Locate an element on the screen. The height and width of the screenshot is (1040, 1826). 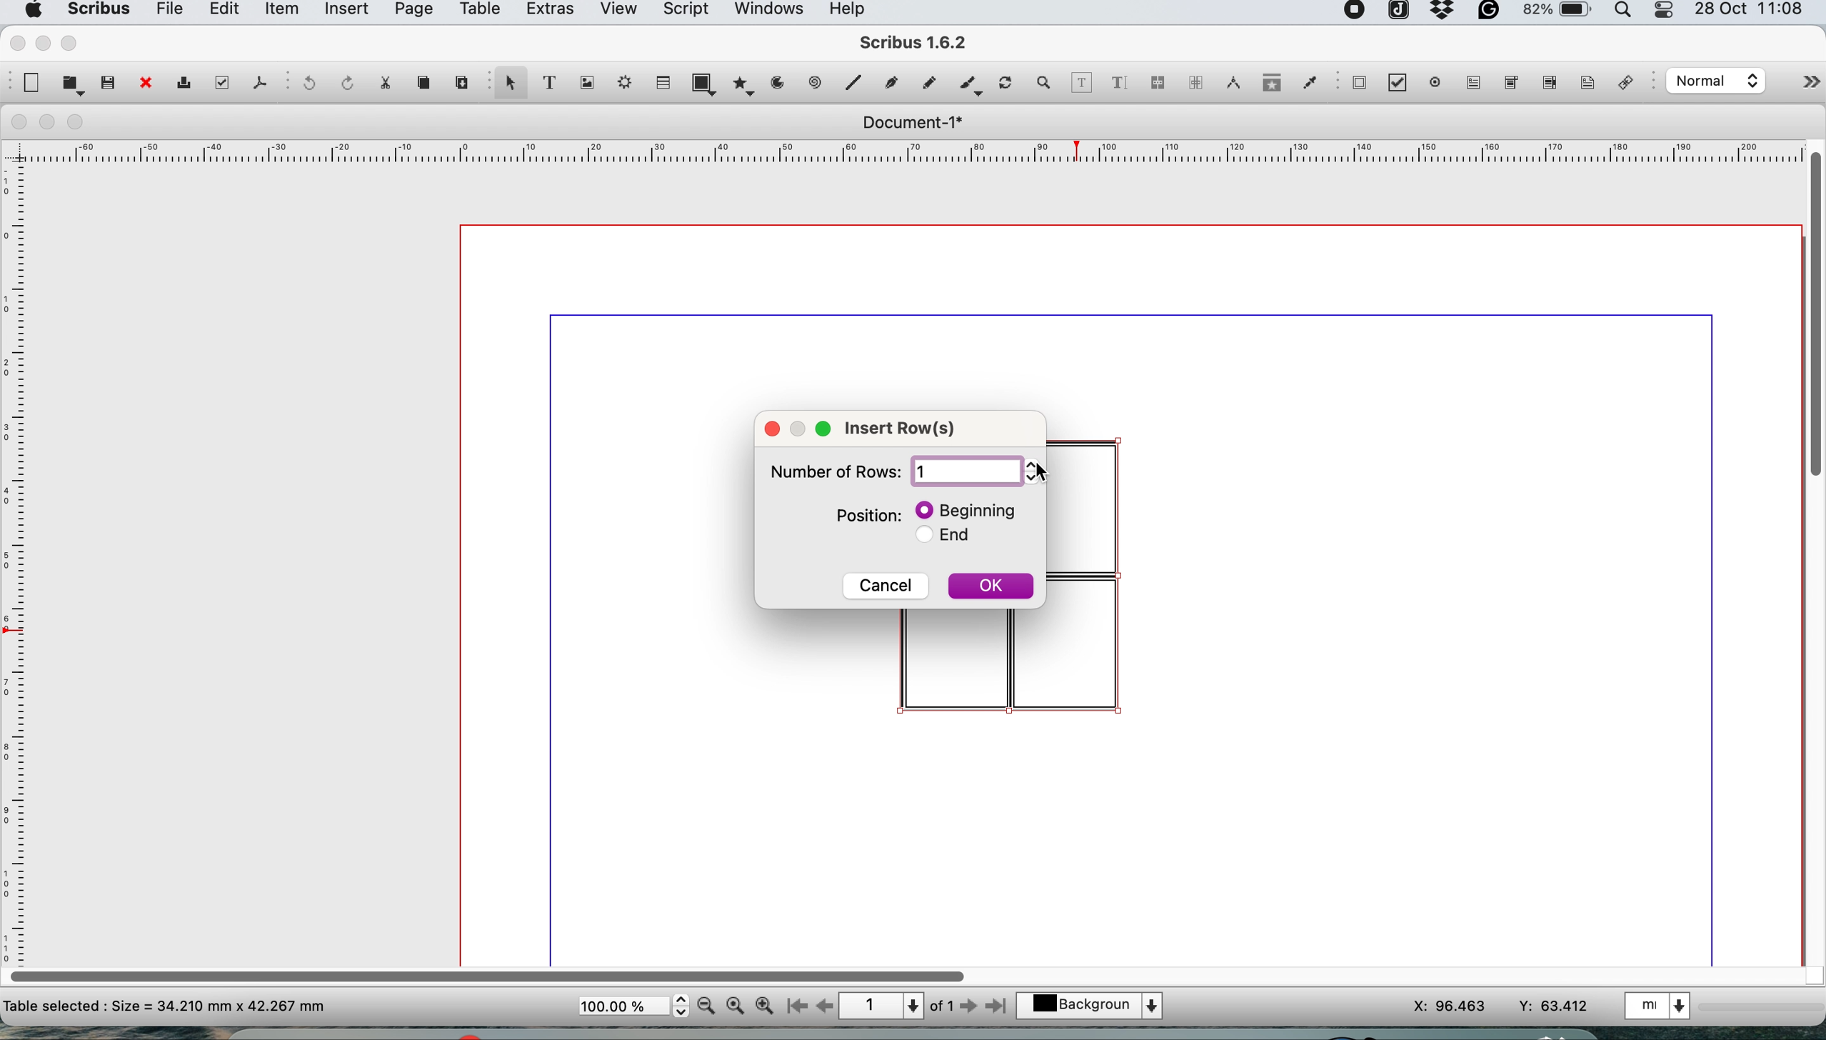
number of rows input box is located at coordinates (965, 471).